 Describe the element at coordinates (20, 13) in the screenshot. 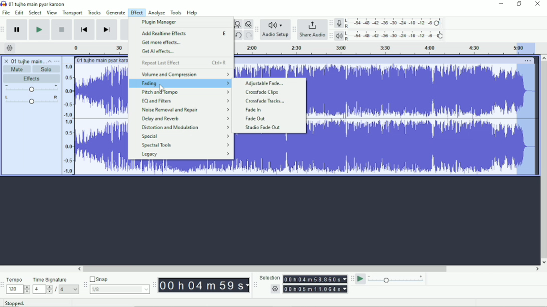

I see `Edit` at that location.